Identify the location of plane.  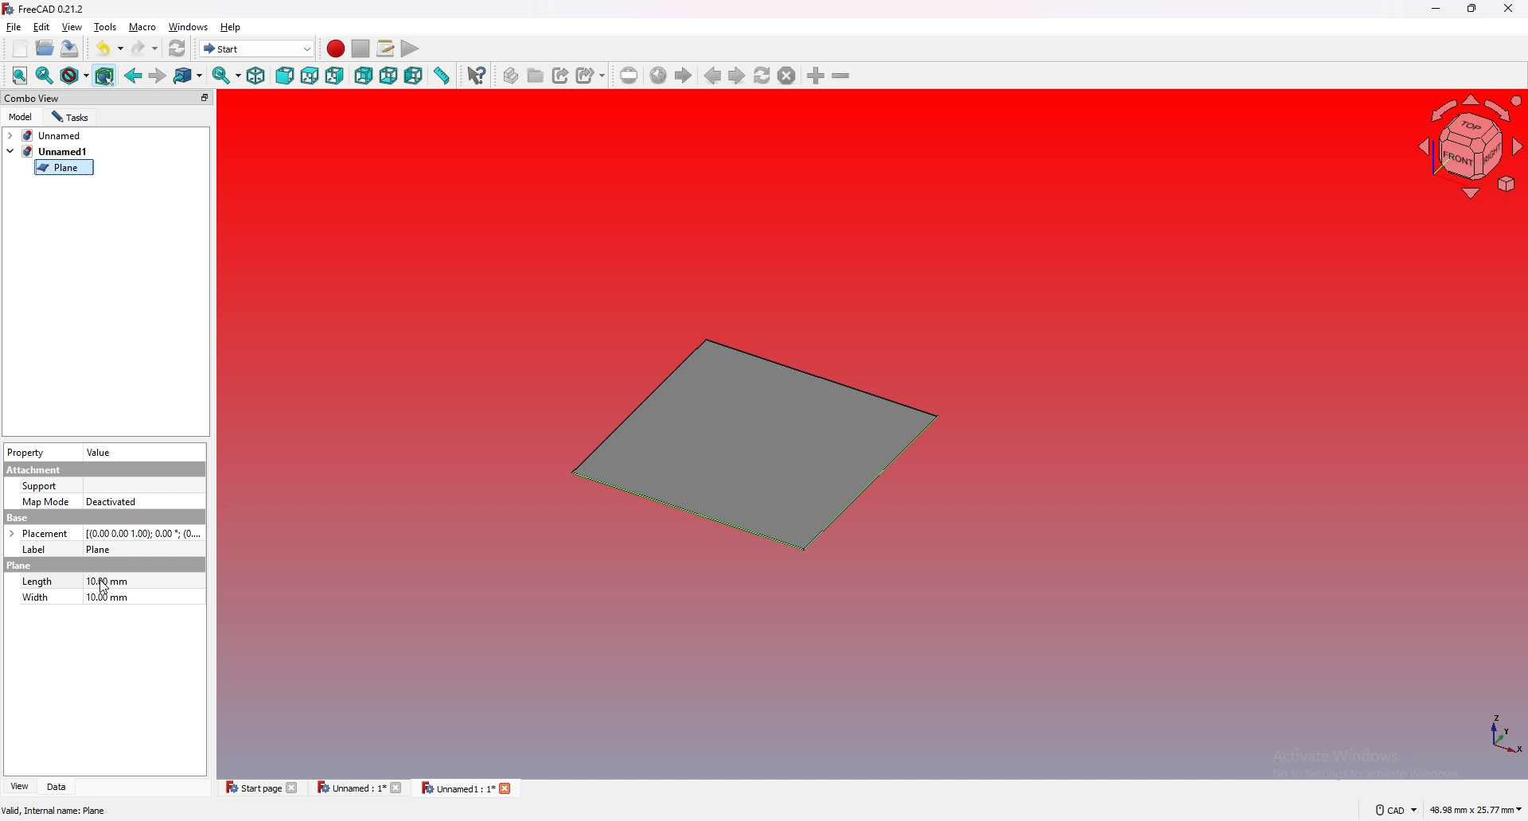
(105, 548).